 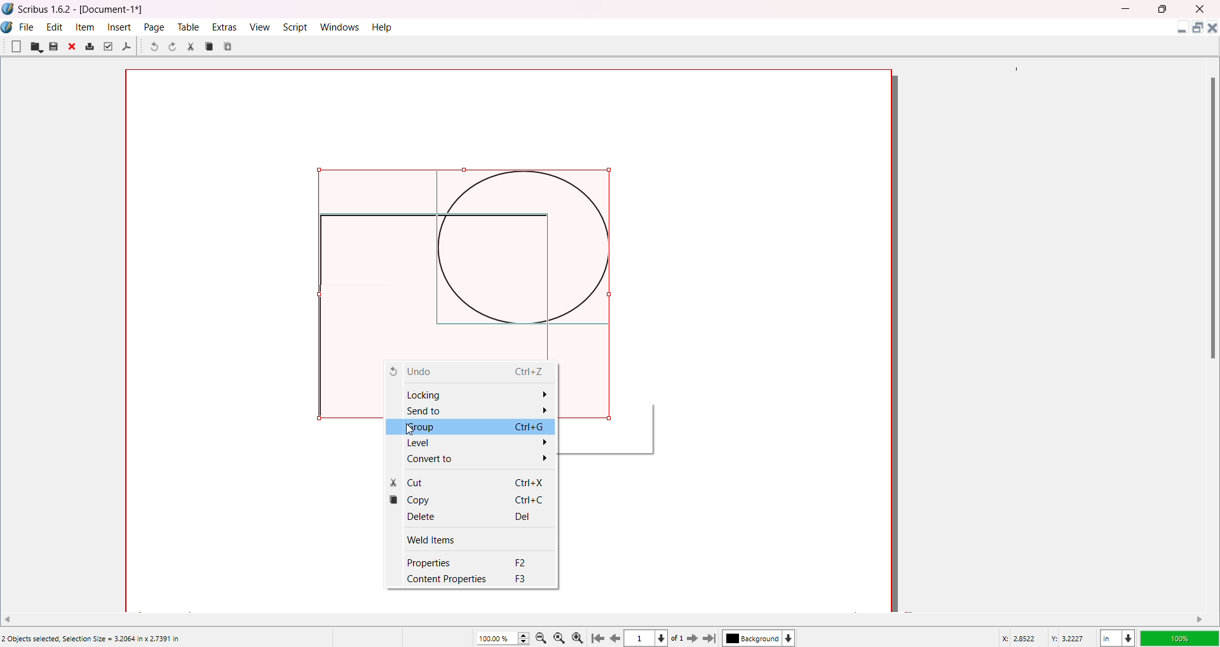 What do you see at coordinates (580, 637) in the screenshot?
I see `Zoom in` at bounding box center [580, 637].